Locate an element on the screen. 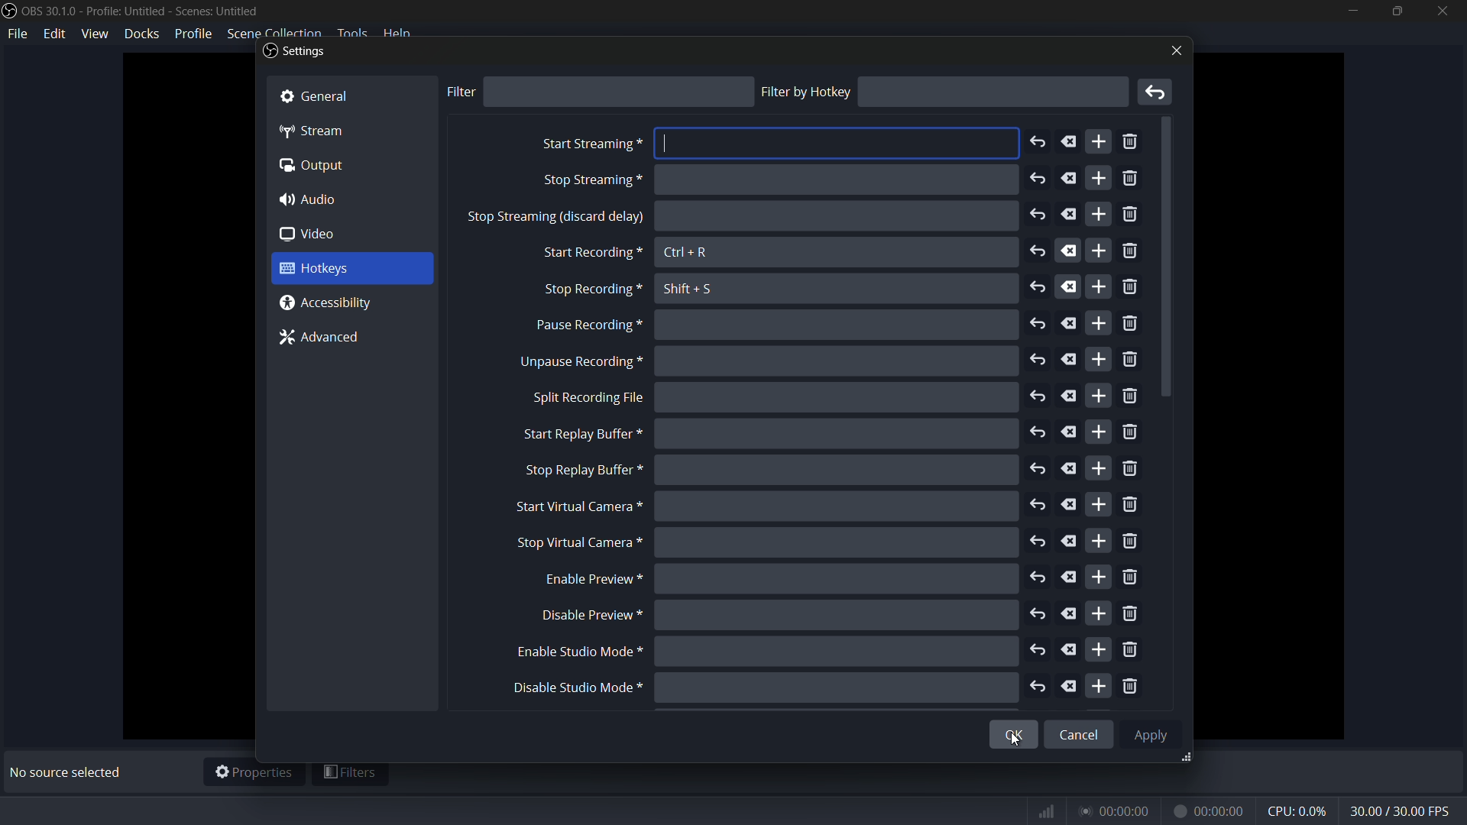 This screenshot has width=1467, height=825. edit menu is located at coordinates (57, 33).